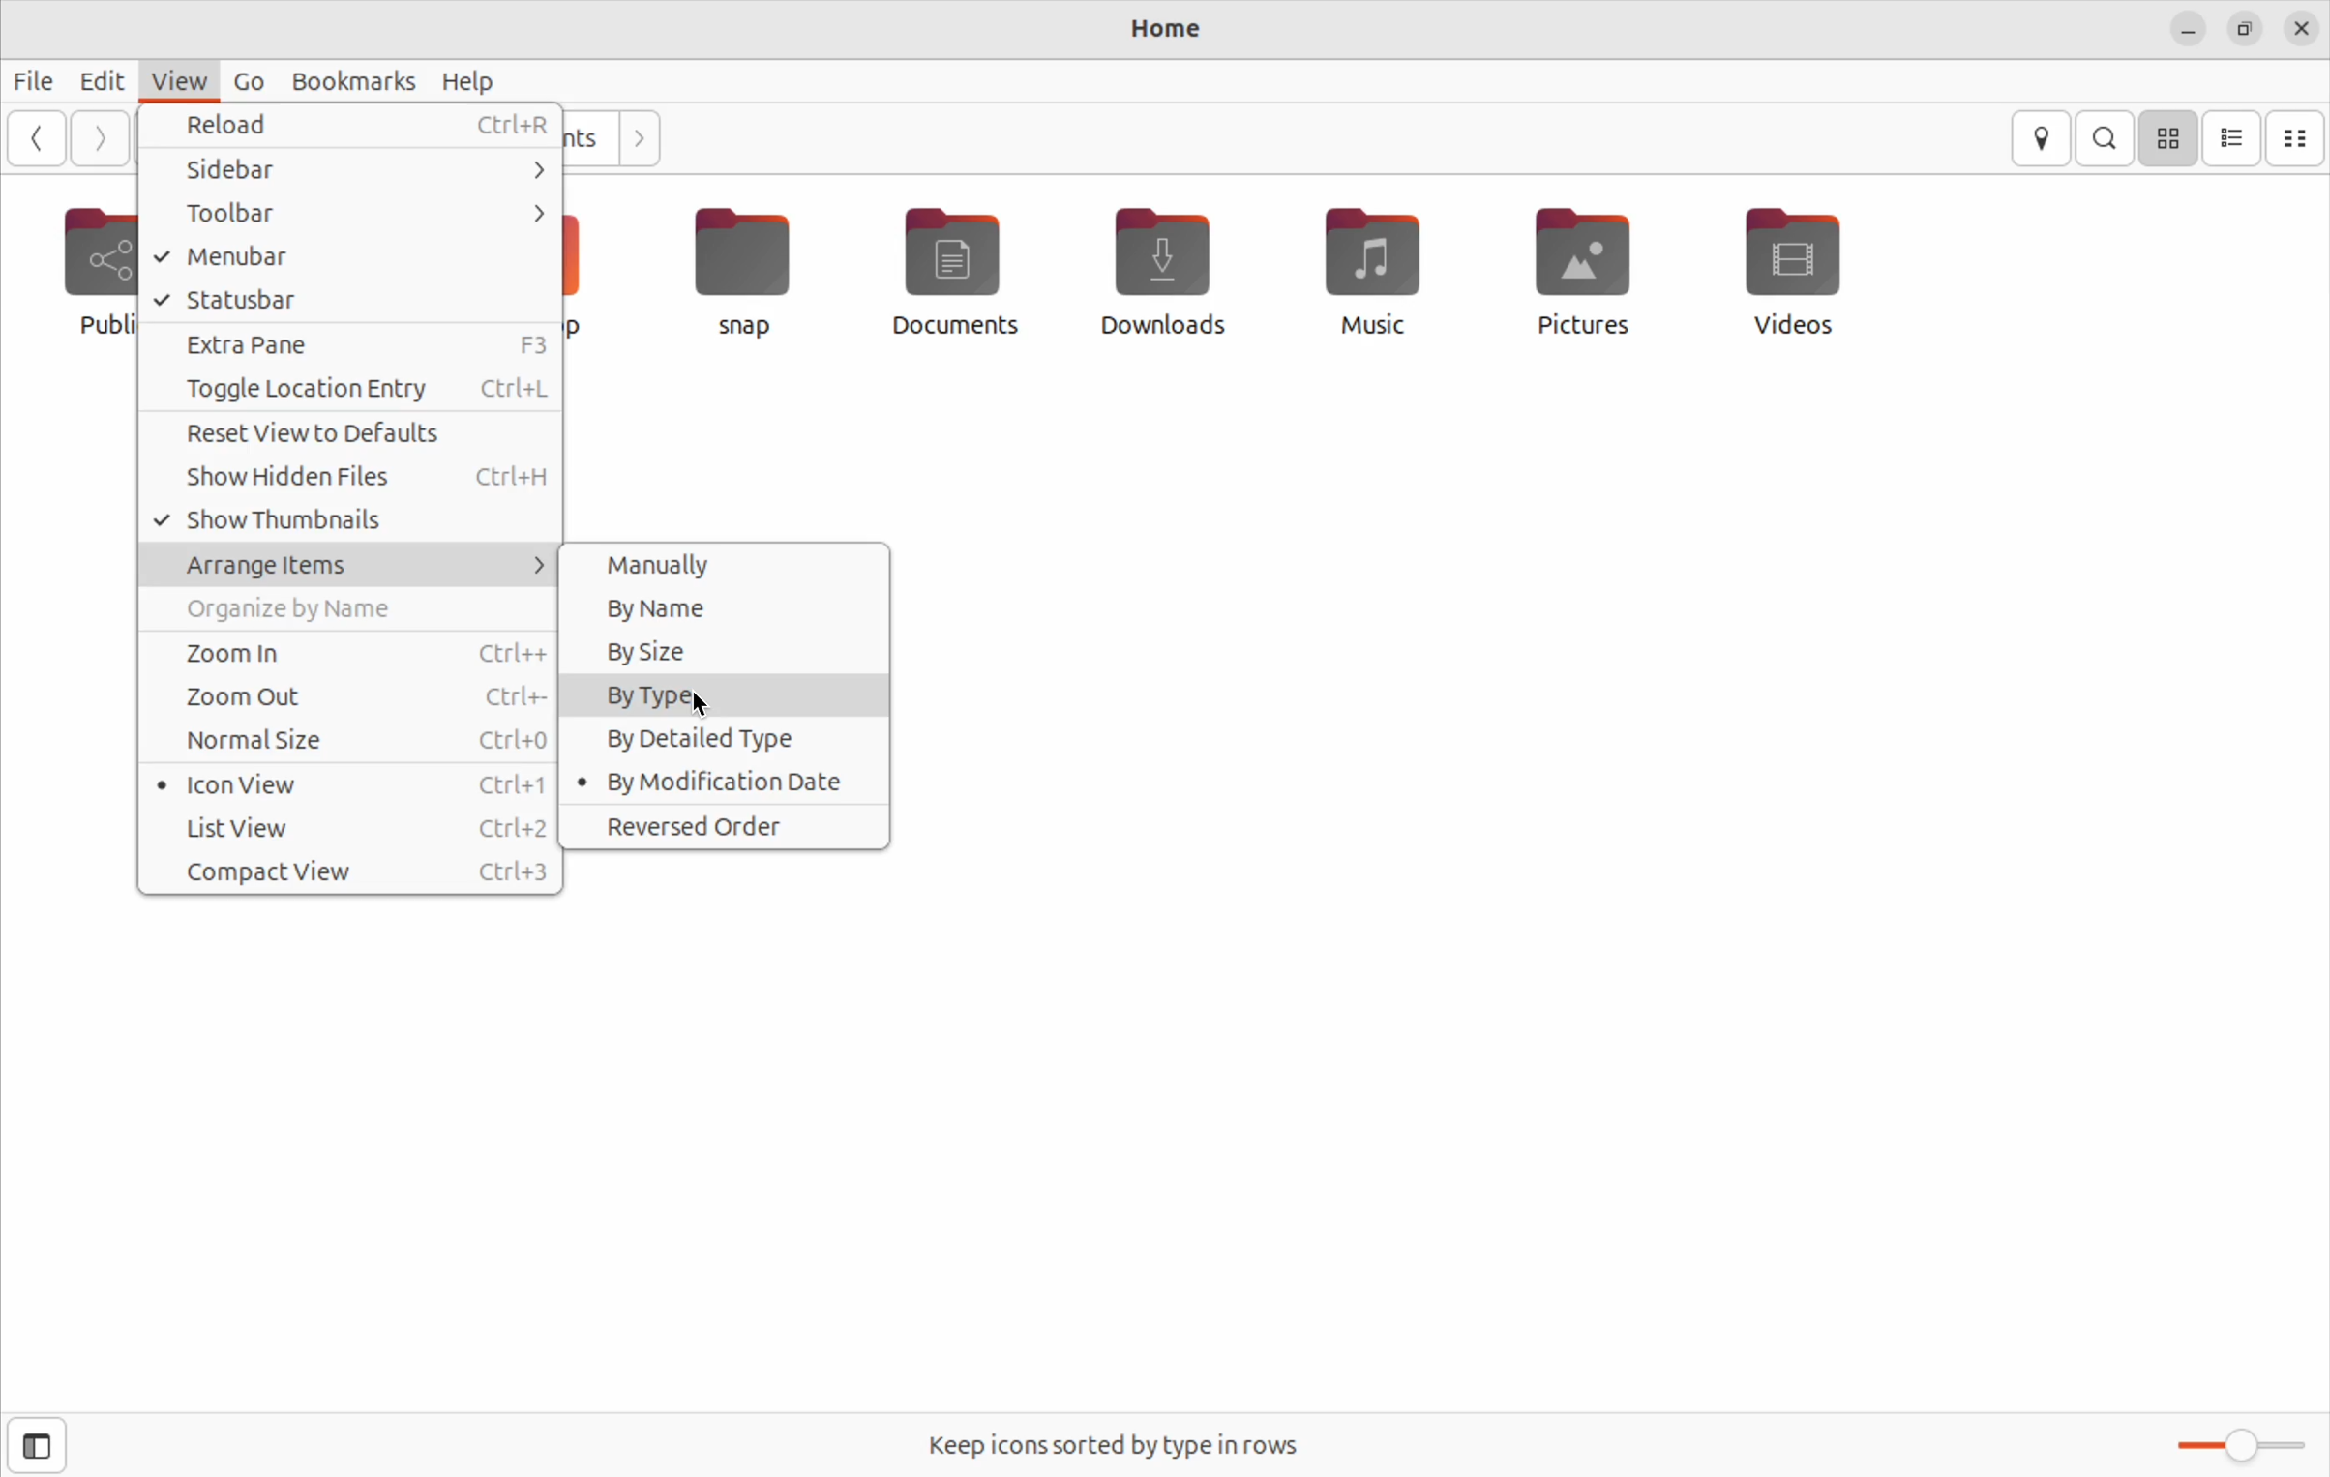  Describe the element at coordinates (2231, 140) in the screenshot. I see `list view` at that location.